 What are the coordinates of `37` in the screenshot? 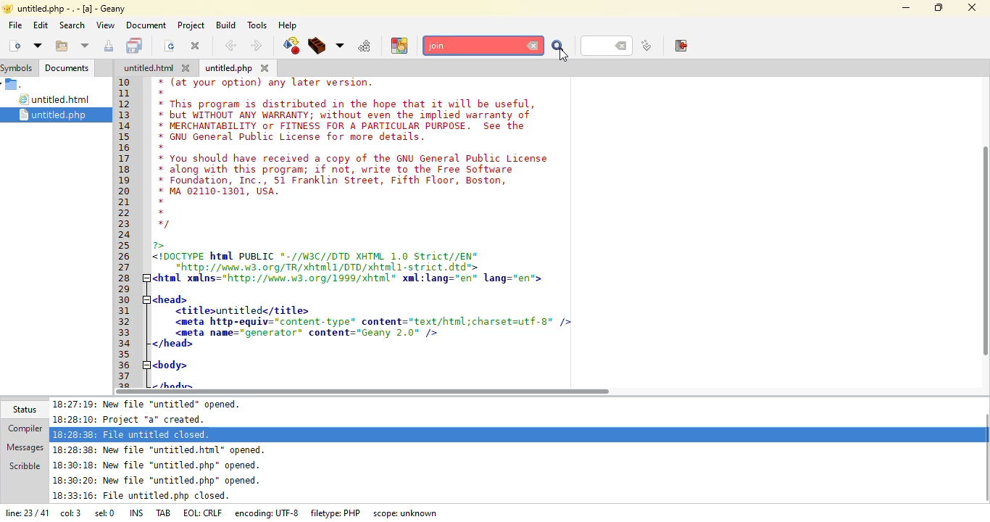 It's located at (126, 376).